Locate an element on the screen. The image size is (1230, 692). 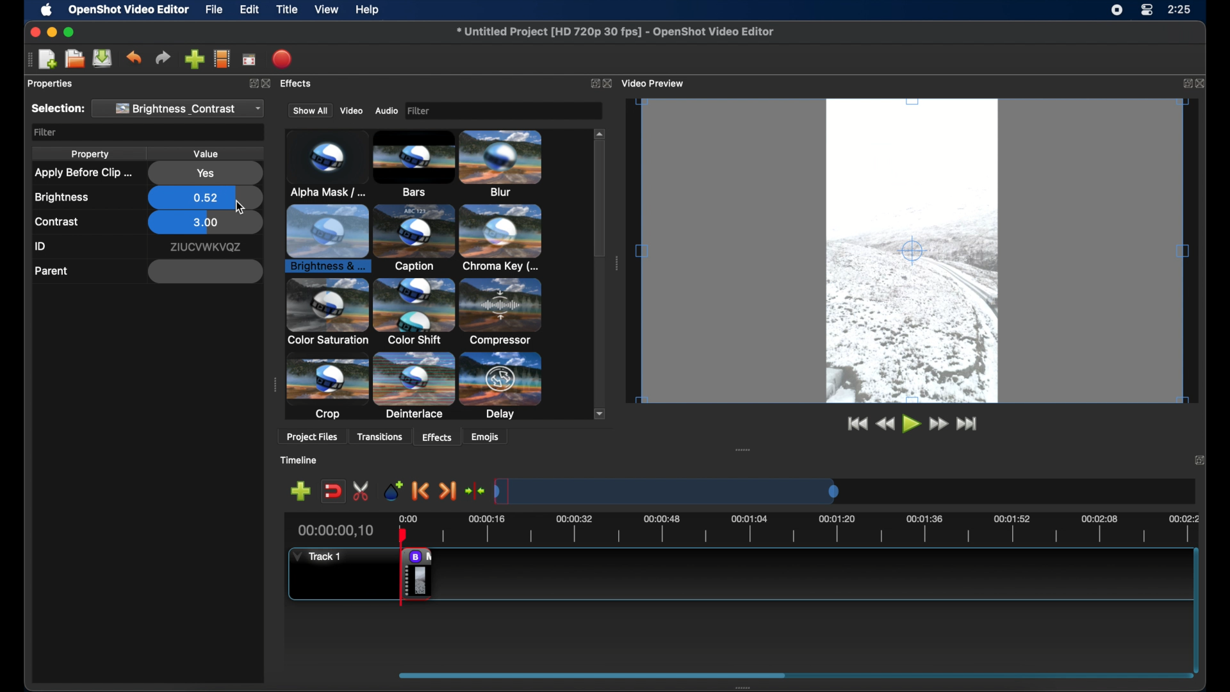
properties is located at coordinates (51, 84).